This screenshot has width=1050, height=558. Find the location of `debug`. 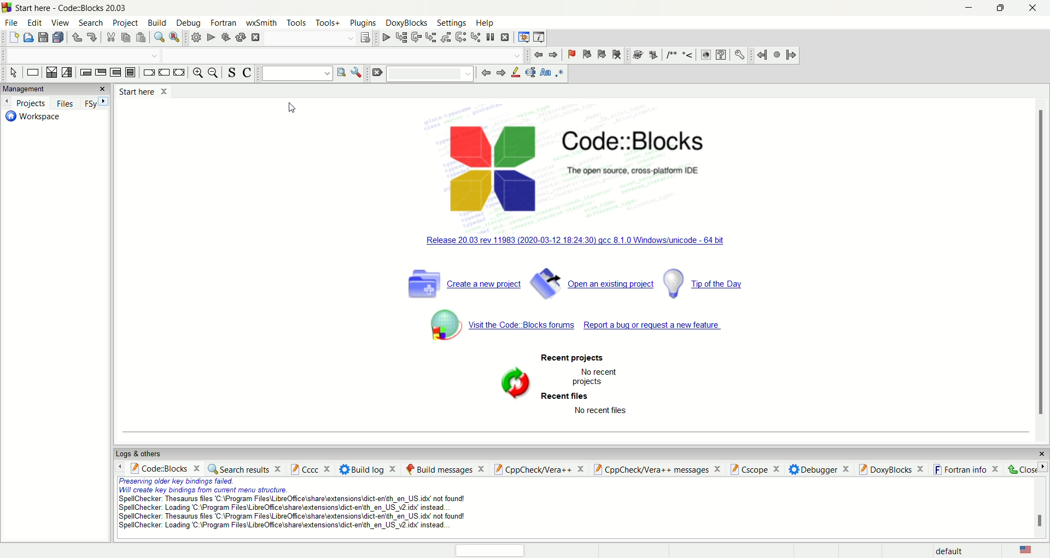

debug is located at coordinates (190, 23).